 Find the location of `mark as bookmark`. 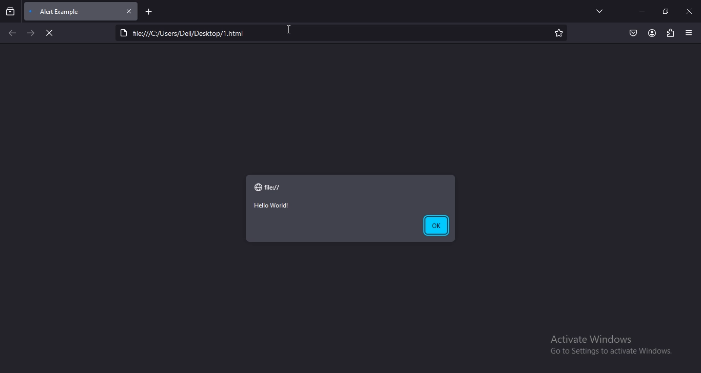

mark as bookmark is located at coordinates (560, 34).